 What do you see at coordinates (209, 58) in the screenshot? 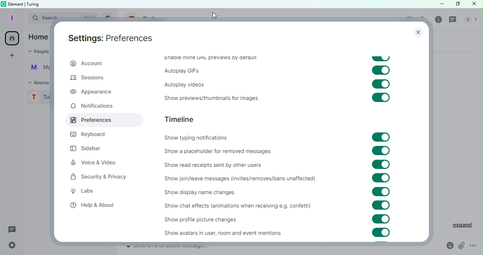
I see `Enable inline URL preview by default` at bounding box center [209, 58].